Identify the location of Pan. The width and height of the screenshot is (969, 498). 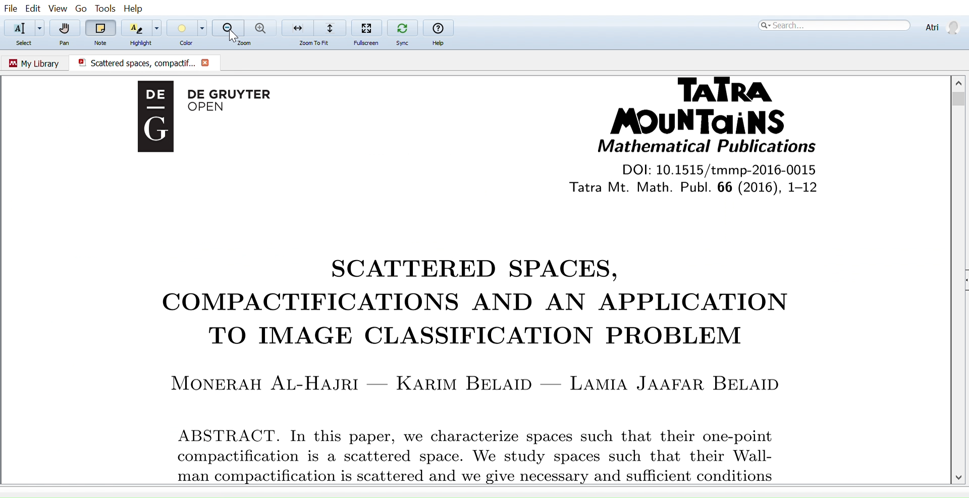
(66, 44).